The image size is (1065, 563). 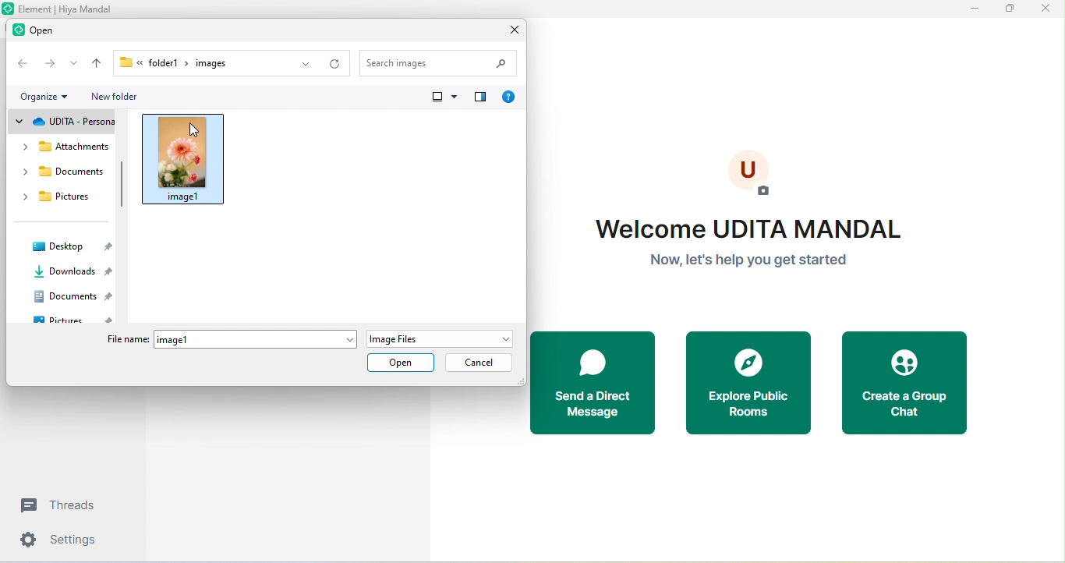 What do you see at coordinates (72, 320) in the screenshot?
I see `pictures` at bounding box center [72, 320].